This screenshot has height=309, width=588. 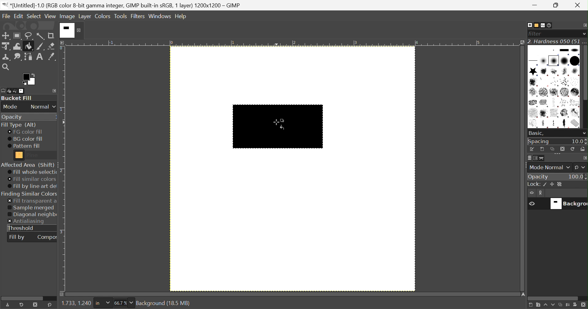 I want to click on 2, so click(x=62, y=171).